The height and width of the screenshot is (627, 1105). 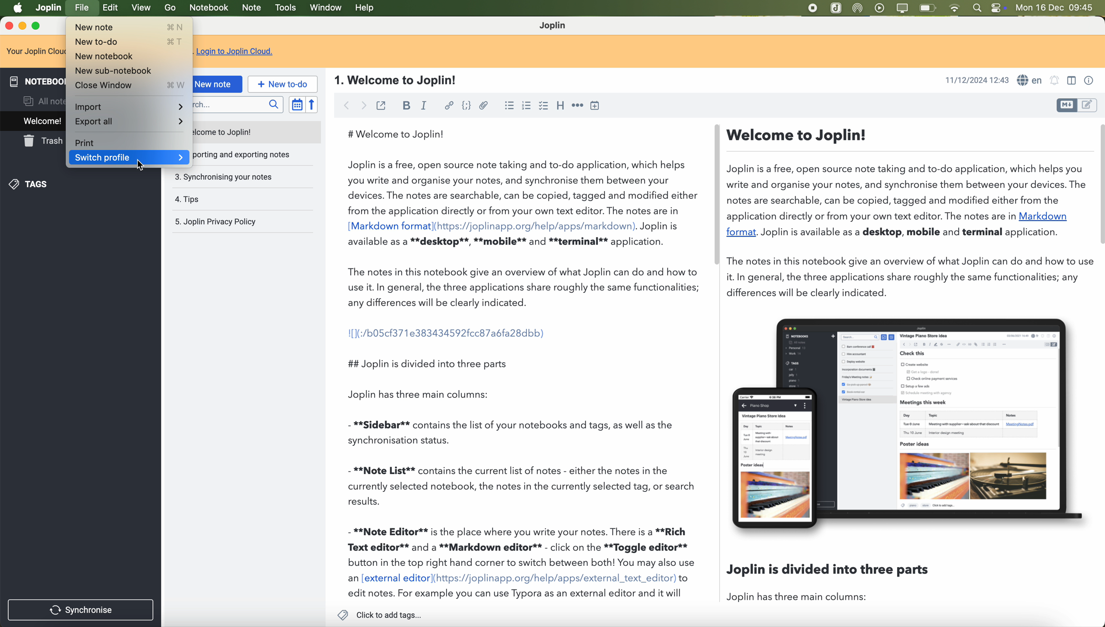 I want to click on hyperlink, so click(x=449, y=106).